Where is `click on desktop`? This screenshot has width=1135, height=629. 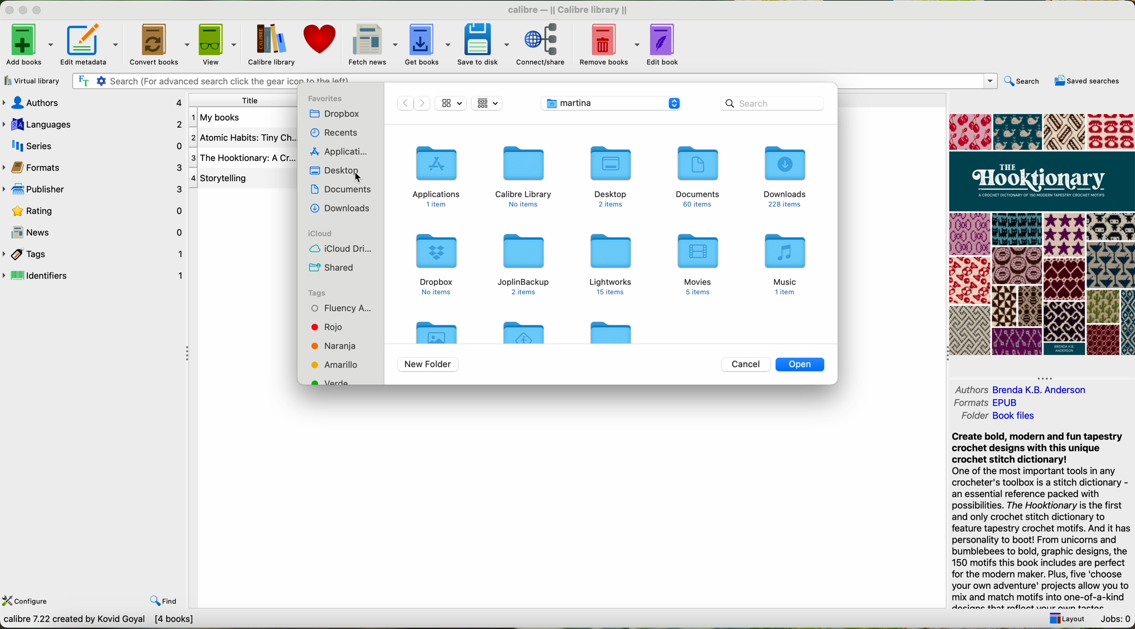
click on desktop is located at coordinates (337, 173).